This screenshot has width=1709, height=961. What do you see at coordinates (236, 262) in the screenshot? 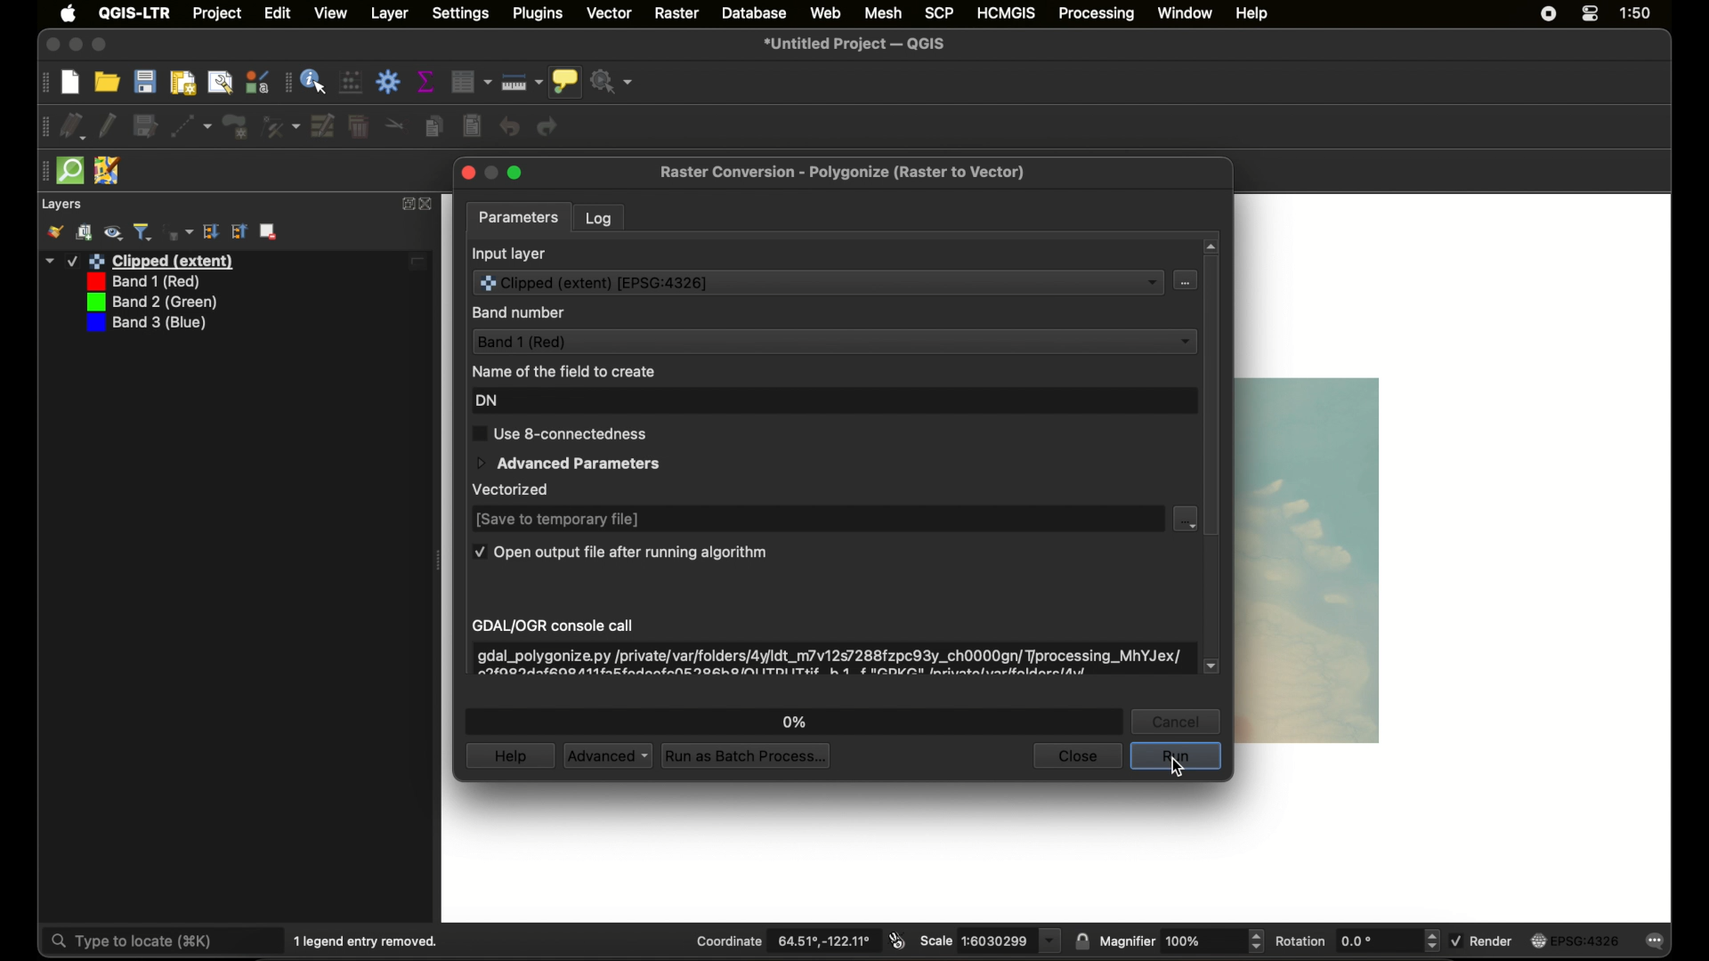
I see `layer 1 edited` at bounding box center [236, 262].